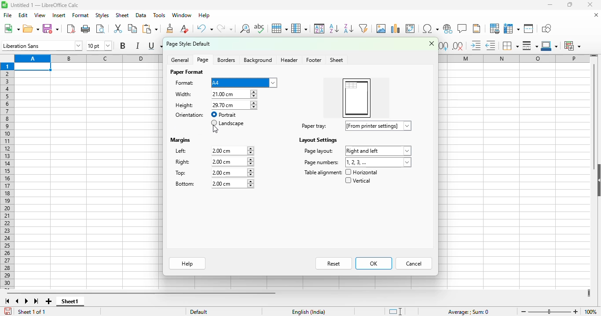 The image size is (601, 316). What do you see at coordinates (280, 29) in the screenshot?
I see `row` at bounding box center [280, 29].